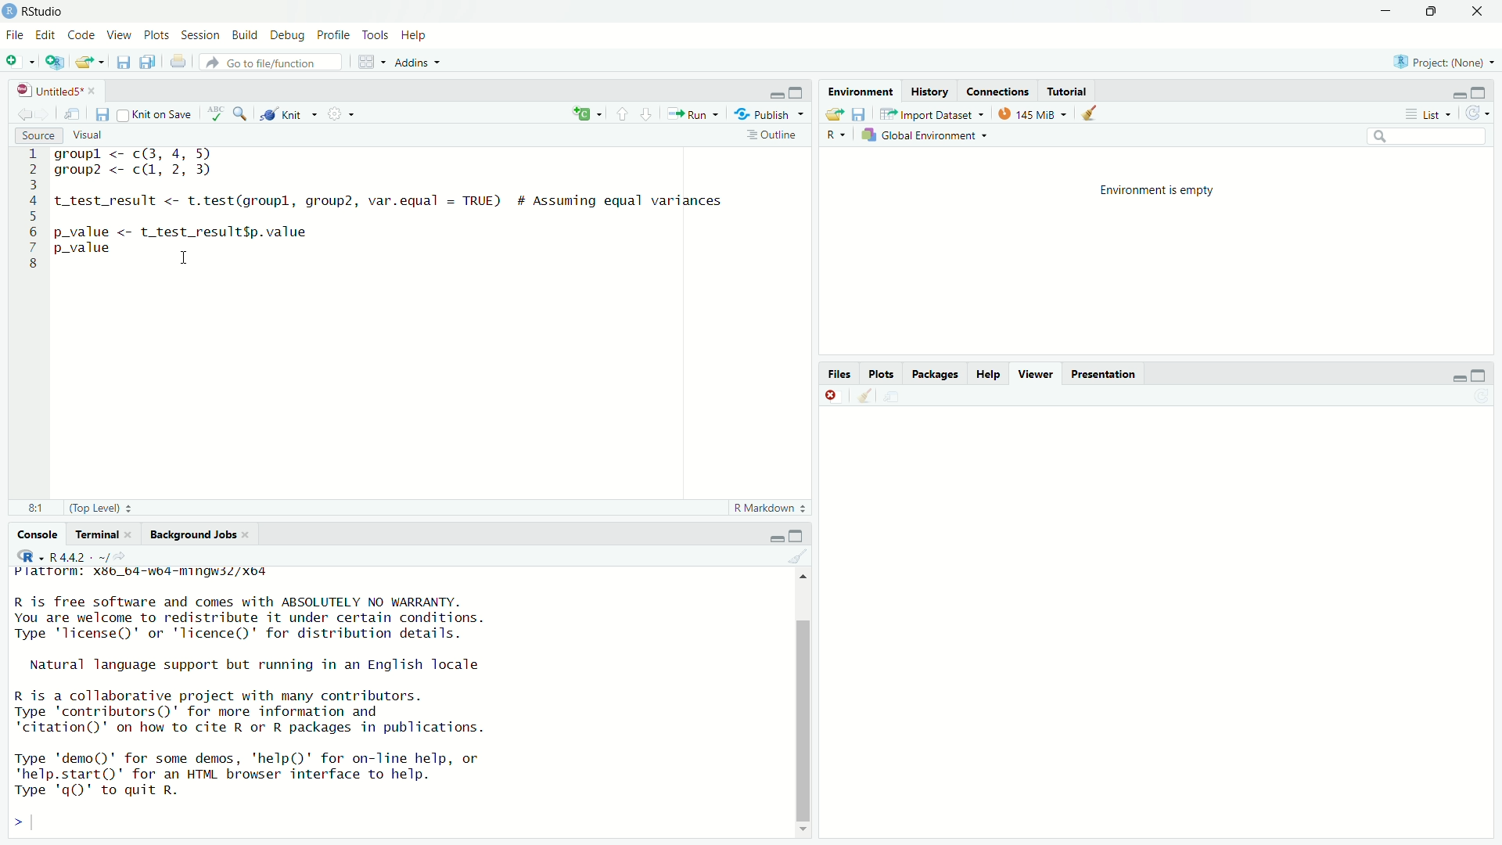 The width and height of the screenshot is (1502, 845). What do you see at coordinates (72, 113) in the screenshot?
I see `show in new window` at bounding box center [72, 113].